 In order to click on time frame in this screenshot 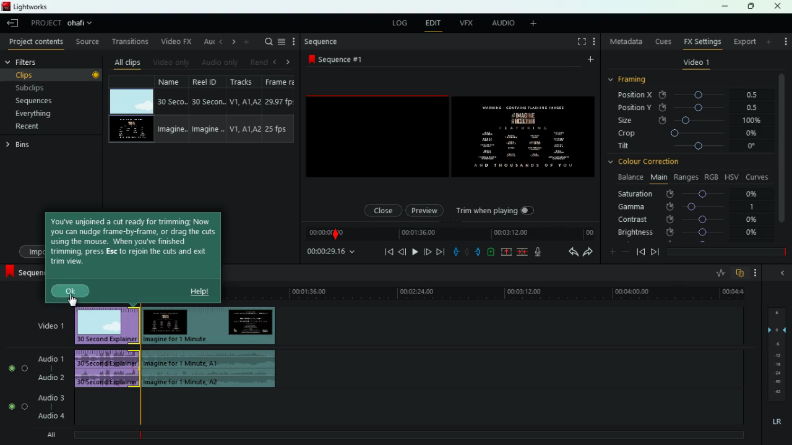, I will do `click(726, 252)`.